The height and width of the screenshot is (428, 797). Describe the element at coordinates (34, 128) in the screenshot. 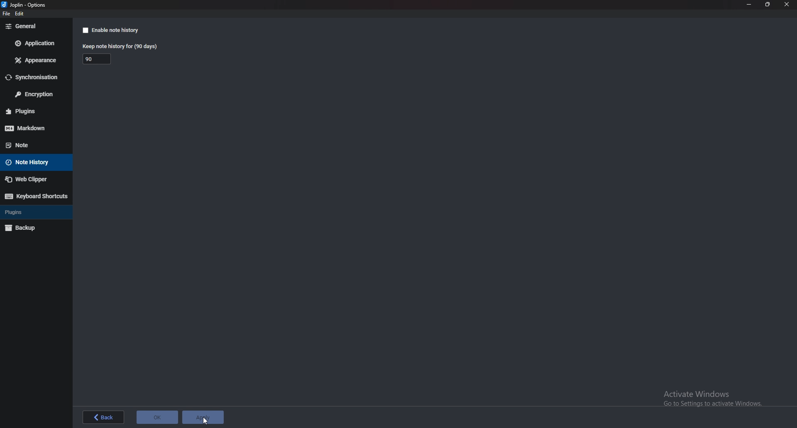

I see `Mark down` at that location.